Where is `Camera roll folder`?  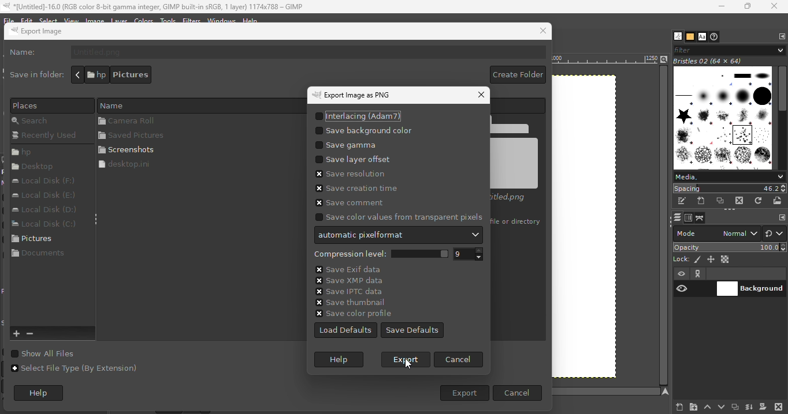
Camera roll folder is located at coordinates (198, 121).